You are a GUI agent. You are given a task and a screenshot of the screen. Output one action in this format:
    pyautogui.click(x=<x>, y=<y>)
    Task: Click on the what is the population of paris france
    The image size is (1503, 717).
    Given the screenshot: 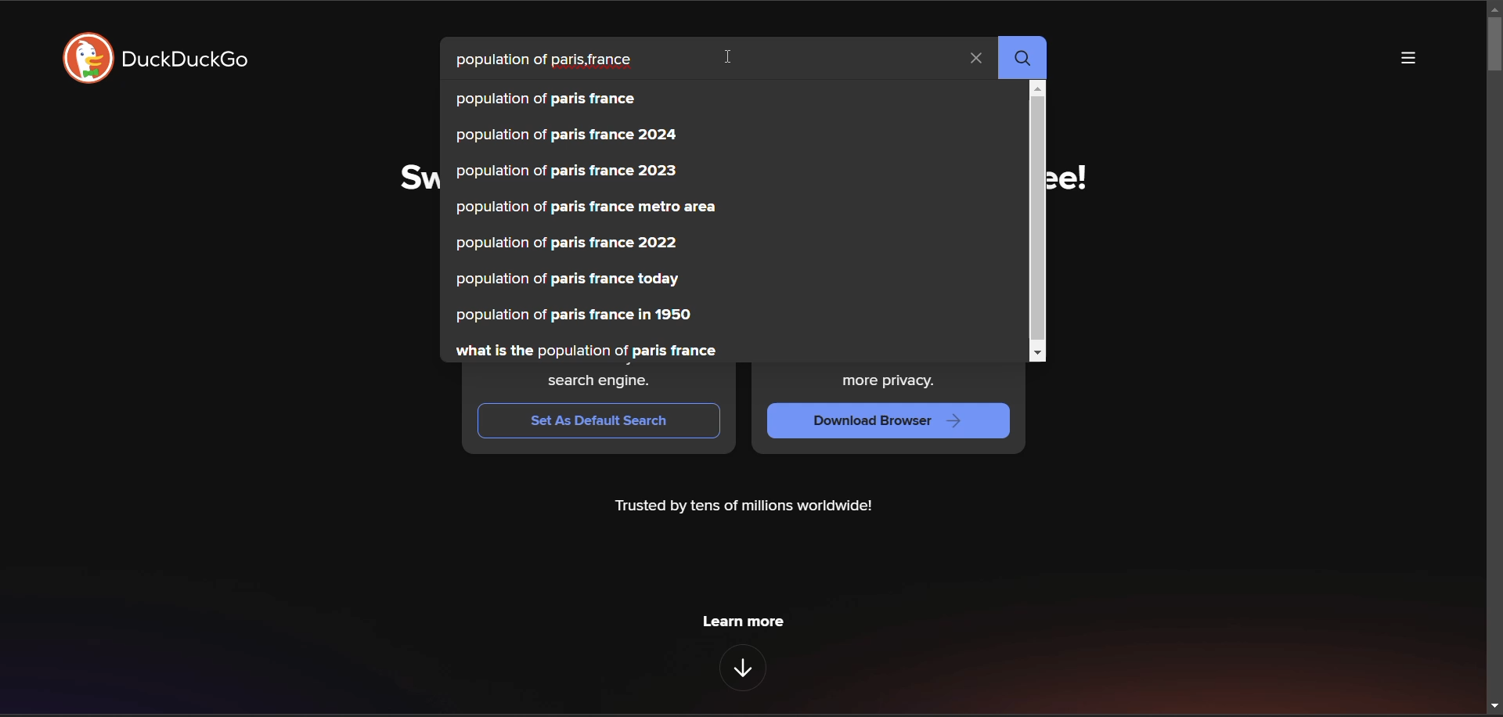 What is the action you would take?
    pyautogui.click(x=589, y=351)
    